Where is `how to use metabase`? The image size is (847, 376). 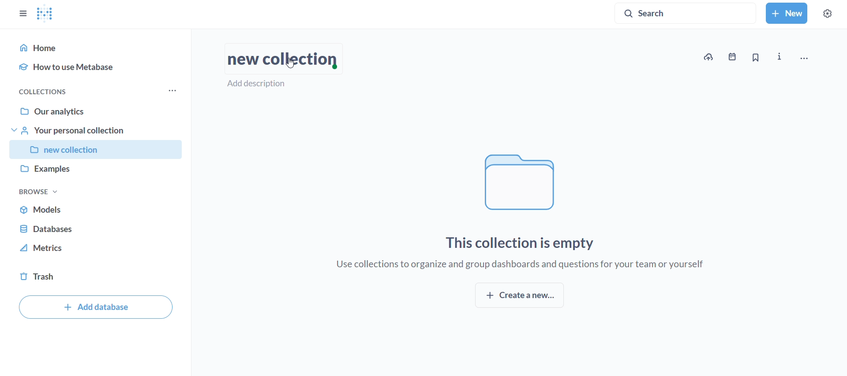 how to use metabase is located at coordinates (96, 66).